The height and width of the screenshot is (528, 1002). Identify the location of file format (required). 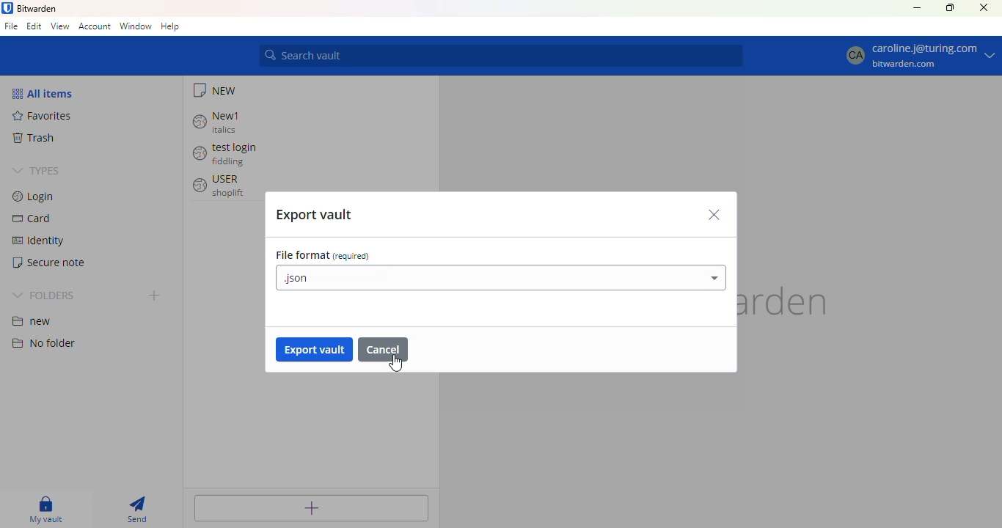
(323, 255).